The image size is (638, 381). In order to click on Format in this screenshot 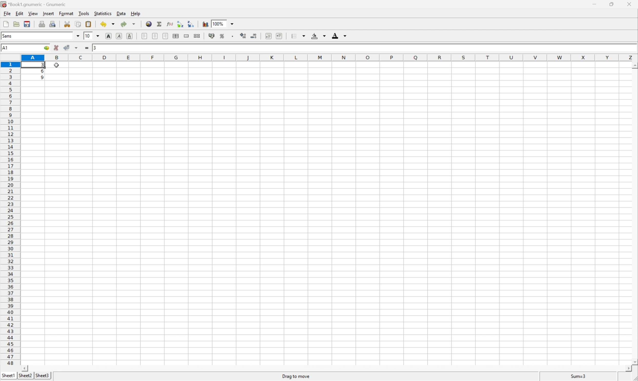, I will do `click(66, 13)`.